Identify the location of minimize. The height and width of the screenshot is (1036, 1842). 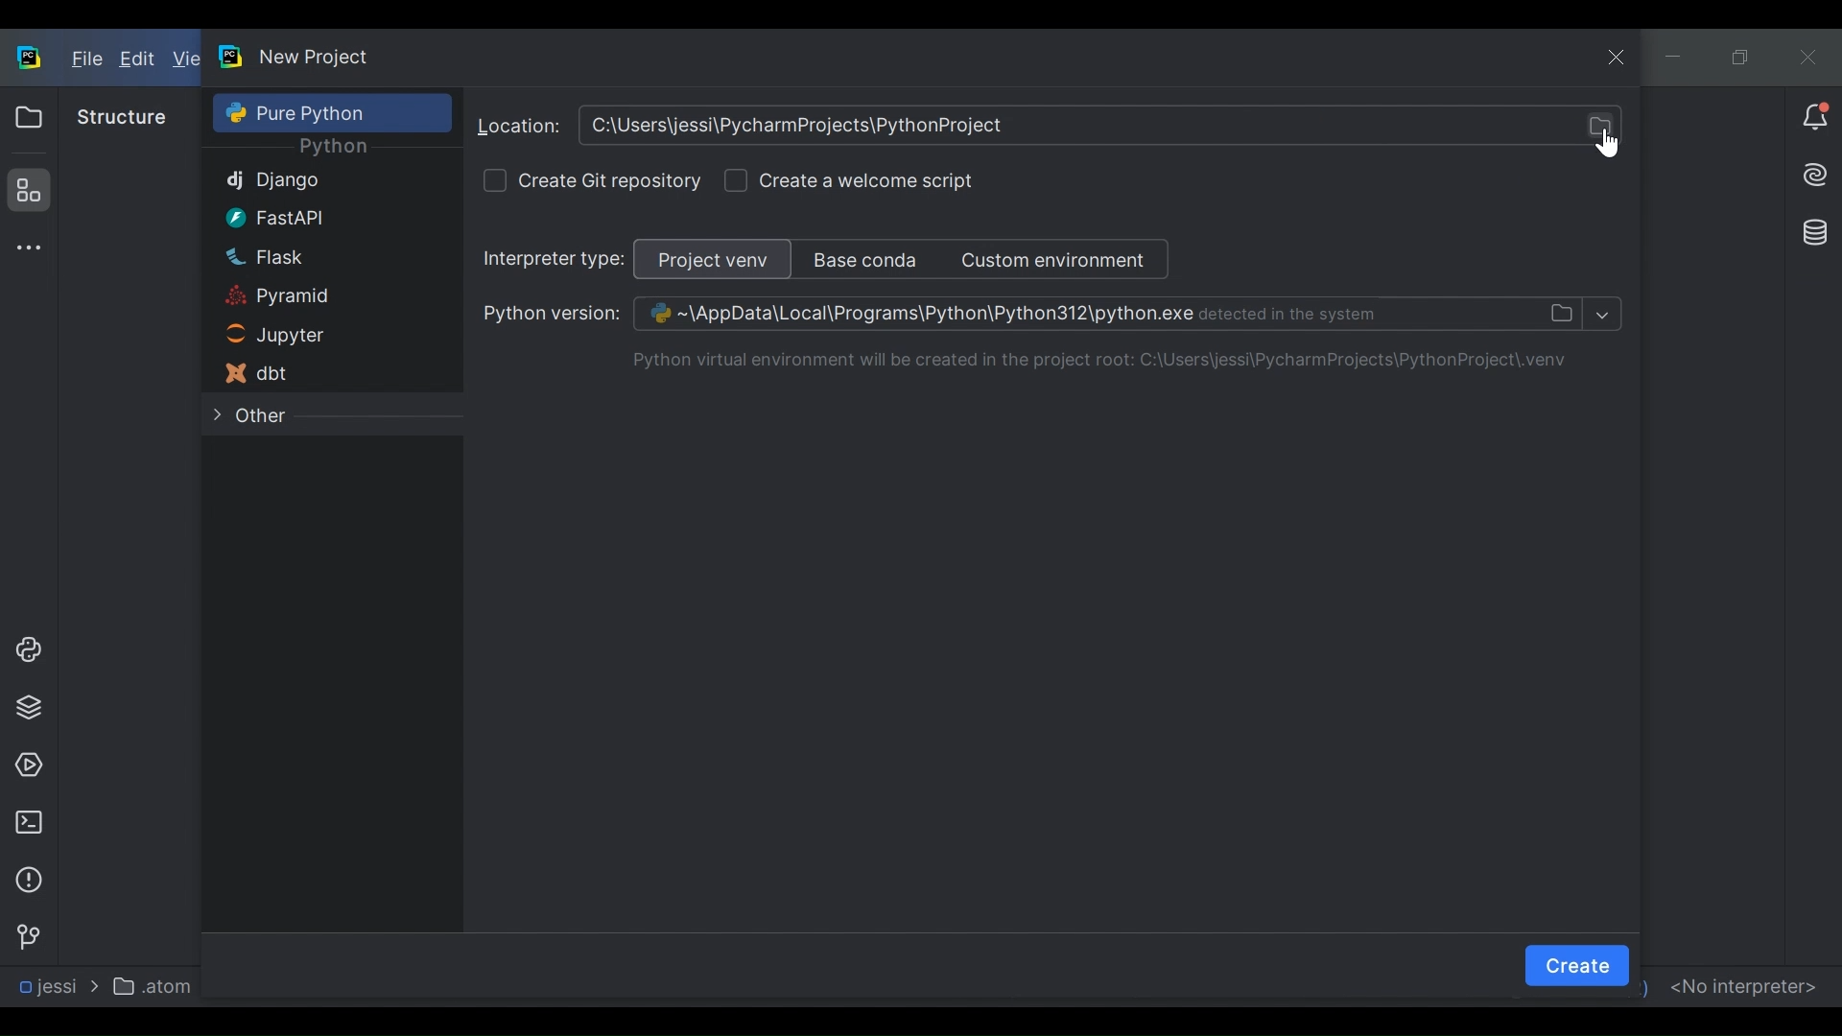
(1676, 57).